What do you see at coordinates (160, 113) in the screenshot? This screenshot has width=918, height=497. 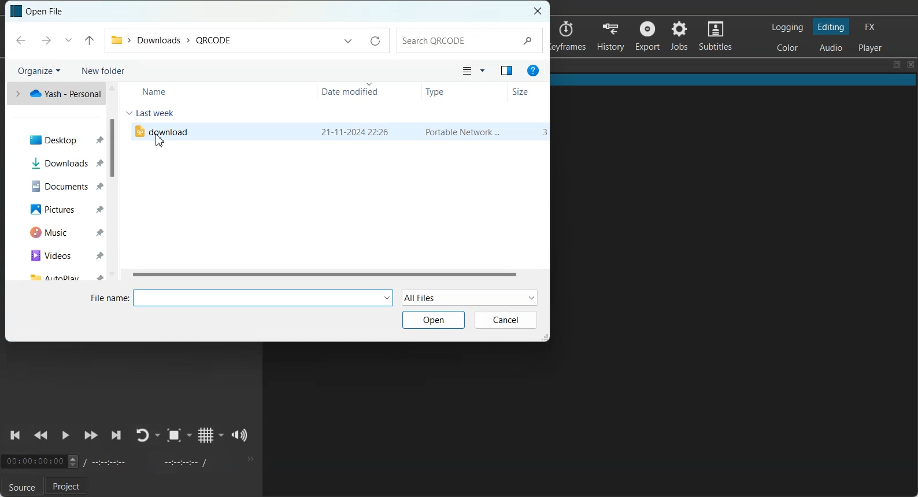 I see `Last Week` at bounding box center [160, 113].